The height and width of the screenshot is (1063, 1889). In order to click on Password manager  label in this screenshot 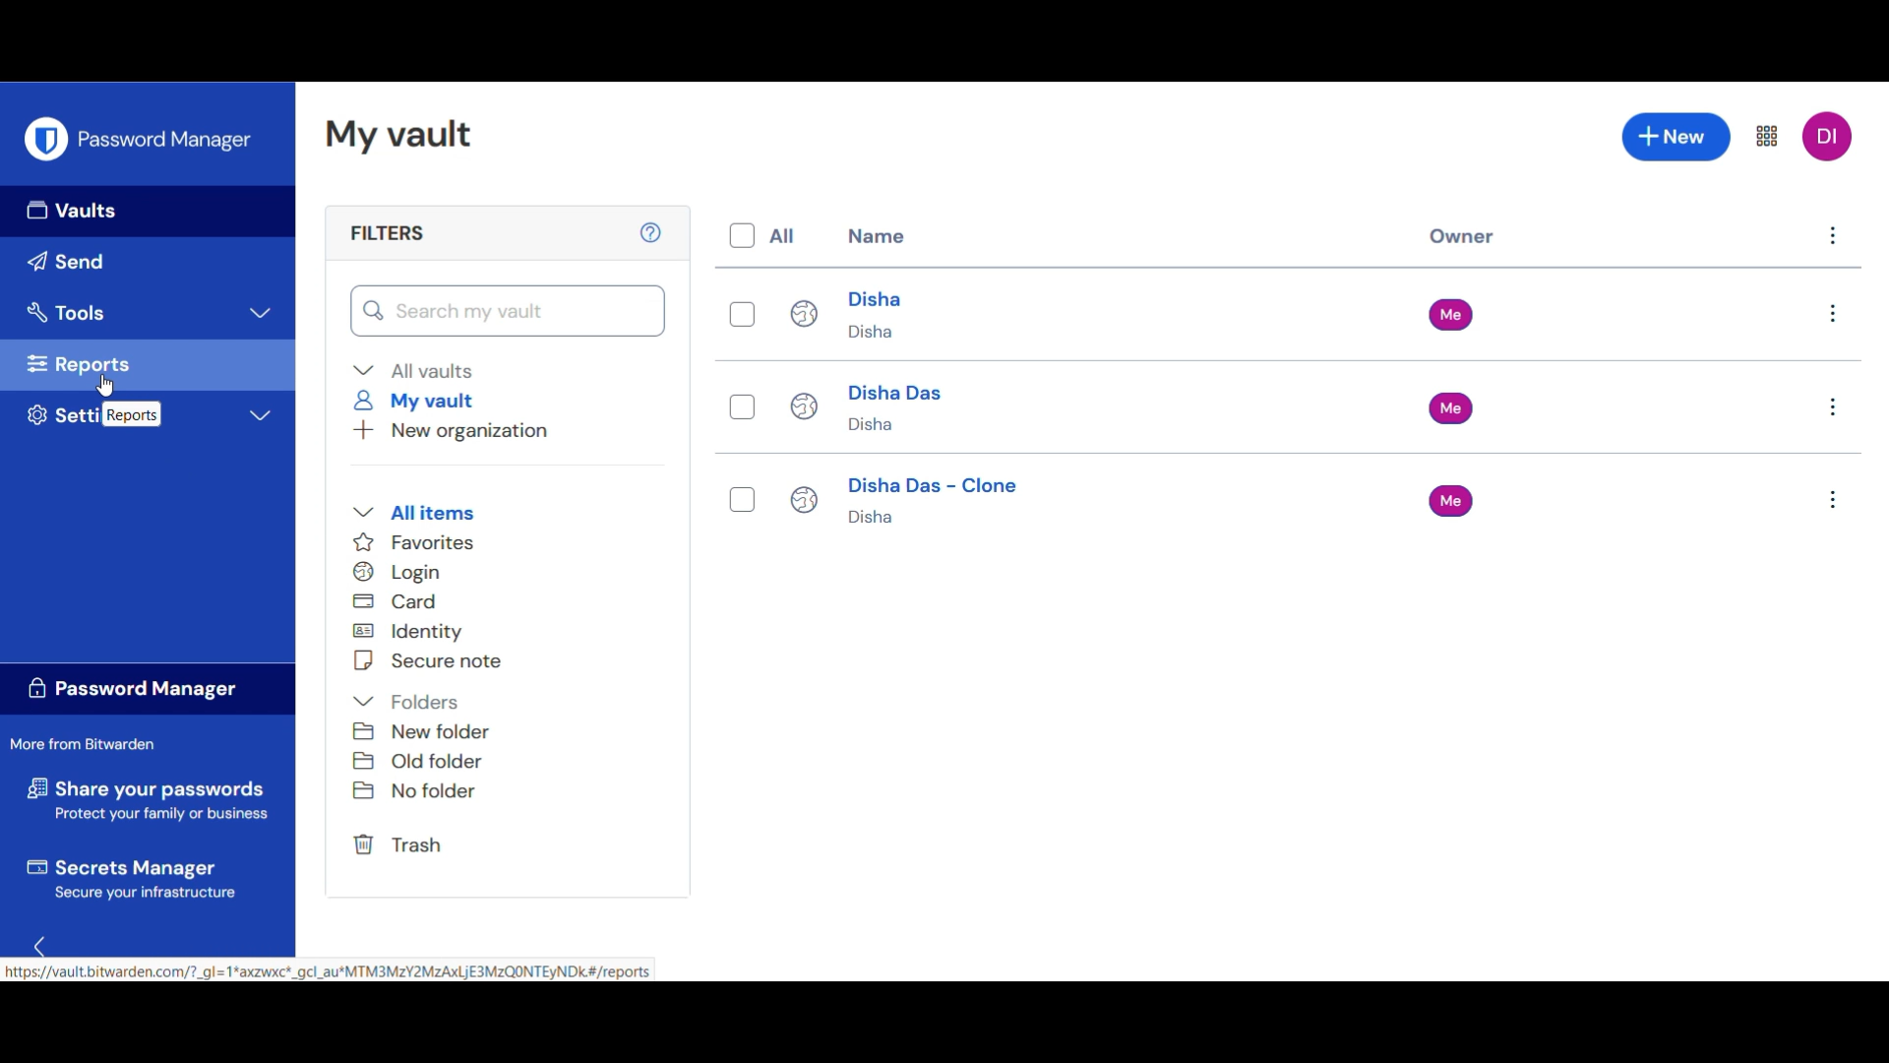, I will do `click(149, 688)`.